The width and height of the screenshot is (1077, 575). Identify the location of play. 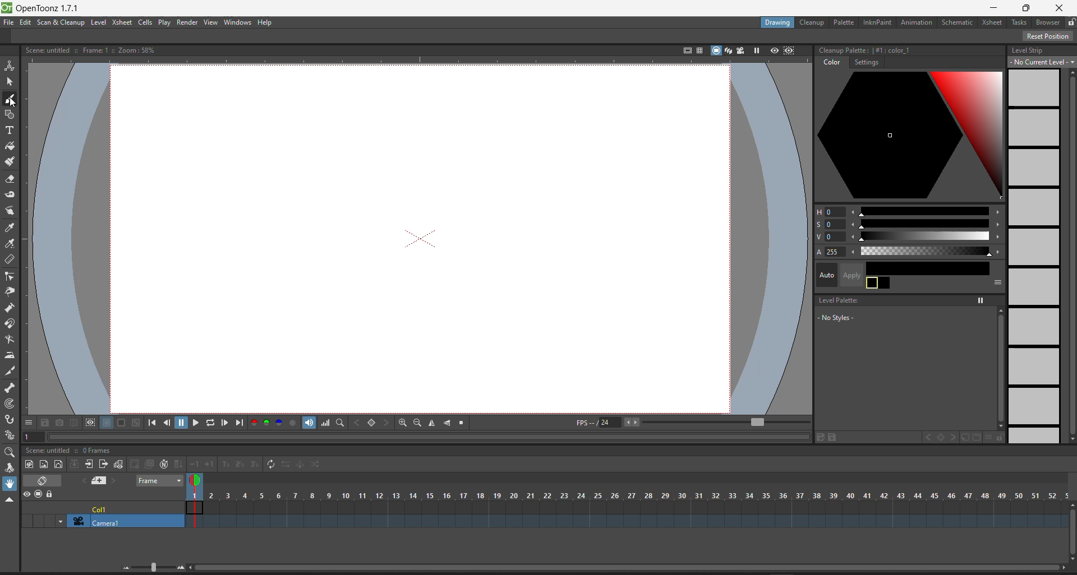
(165, 24).